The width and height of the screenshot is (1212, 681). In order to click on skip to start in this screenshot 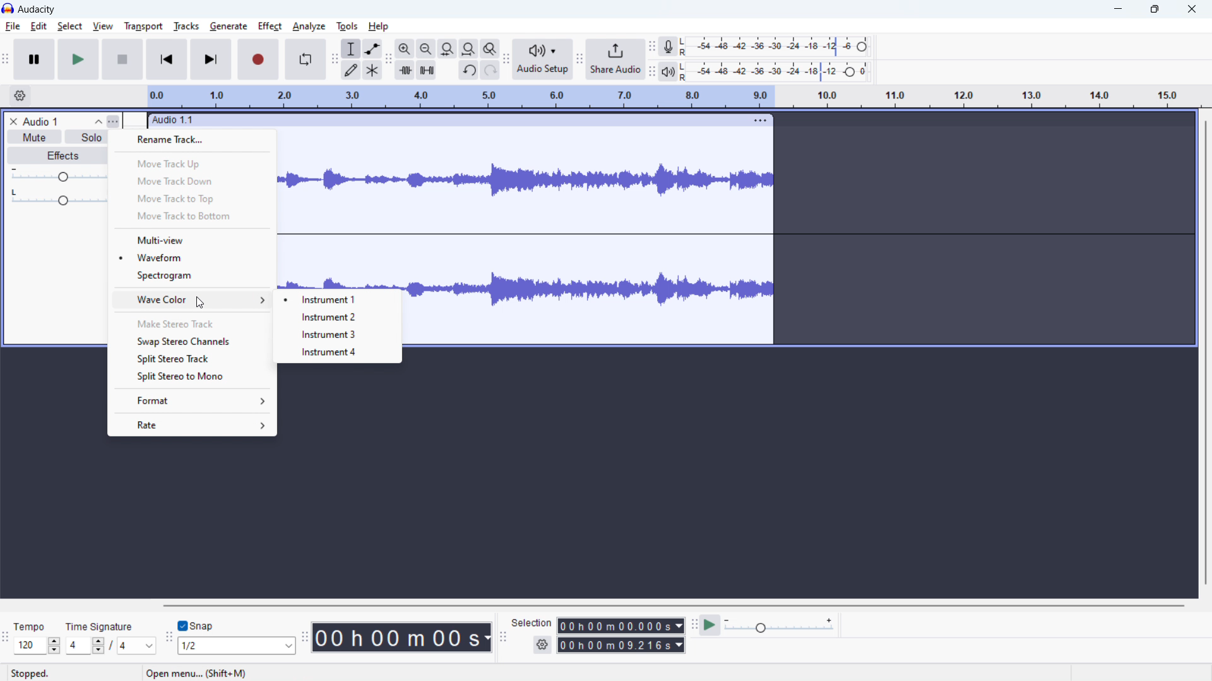, I will do `click(167, 59)`.